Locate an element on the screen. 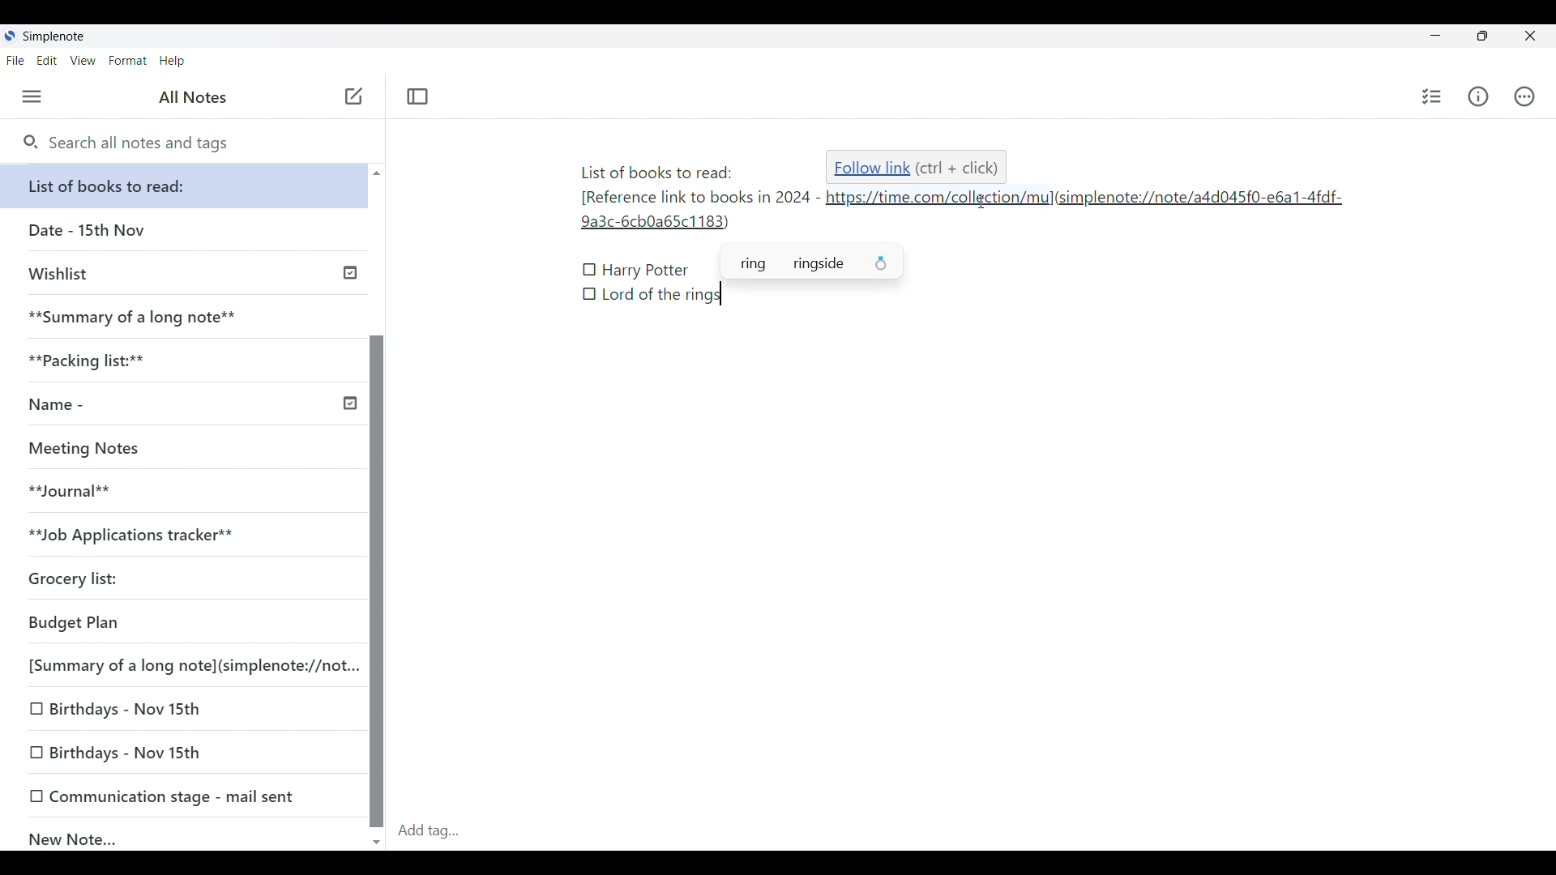  Format is located at coordinates (128, 61).